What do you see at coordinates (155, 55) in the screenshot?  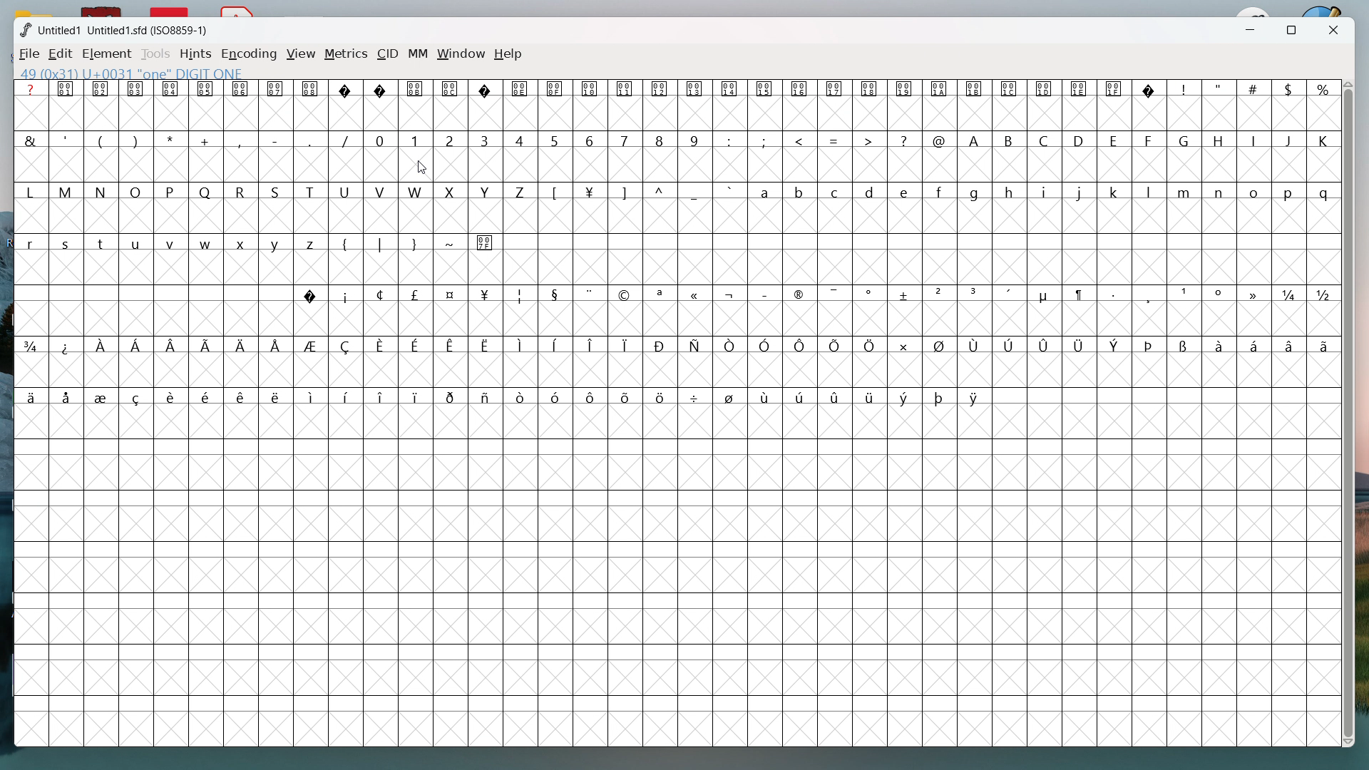 I see `tools` at bounding box center [155, 55].